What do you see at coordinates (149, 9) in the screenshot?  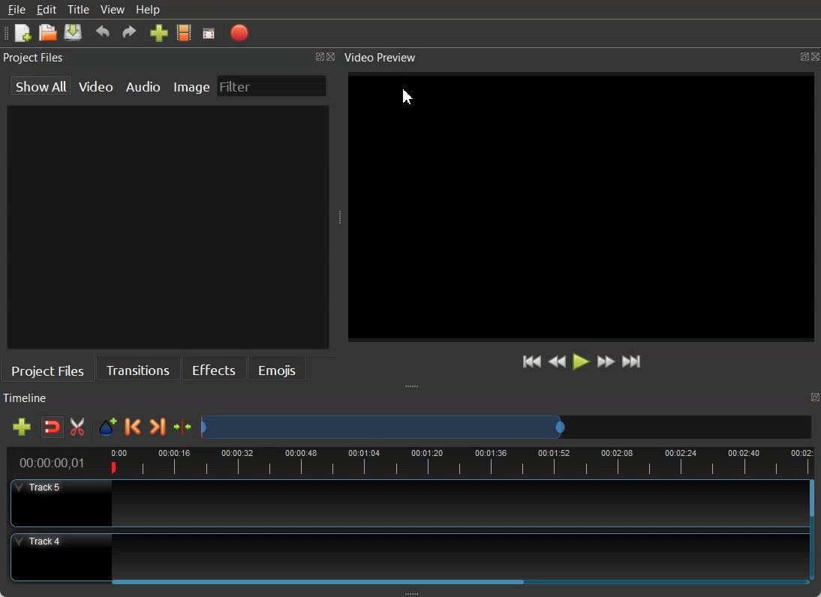 I see `Help` at bounding box center [149, 9].